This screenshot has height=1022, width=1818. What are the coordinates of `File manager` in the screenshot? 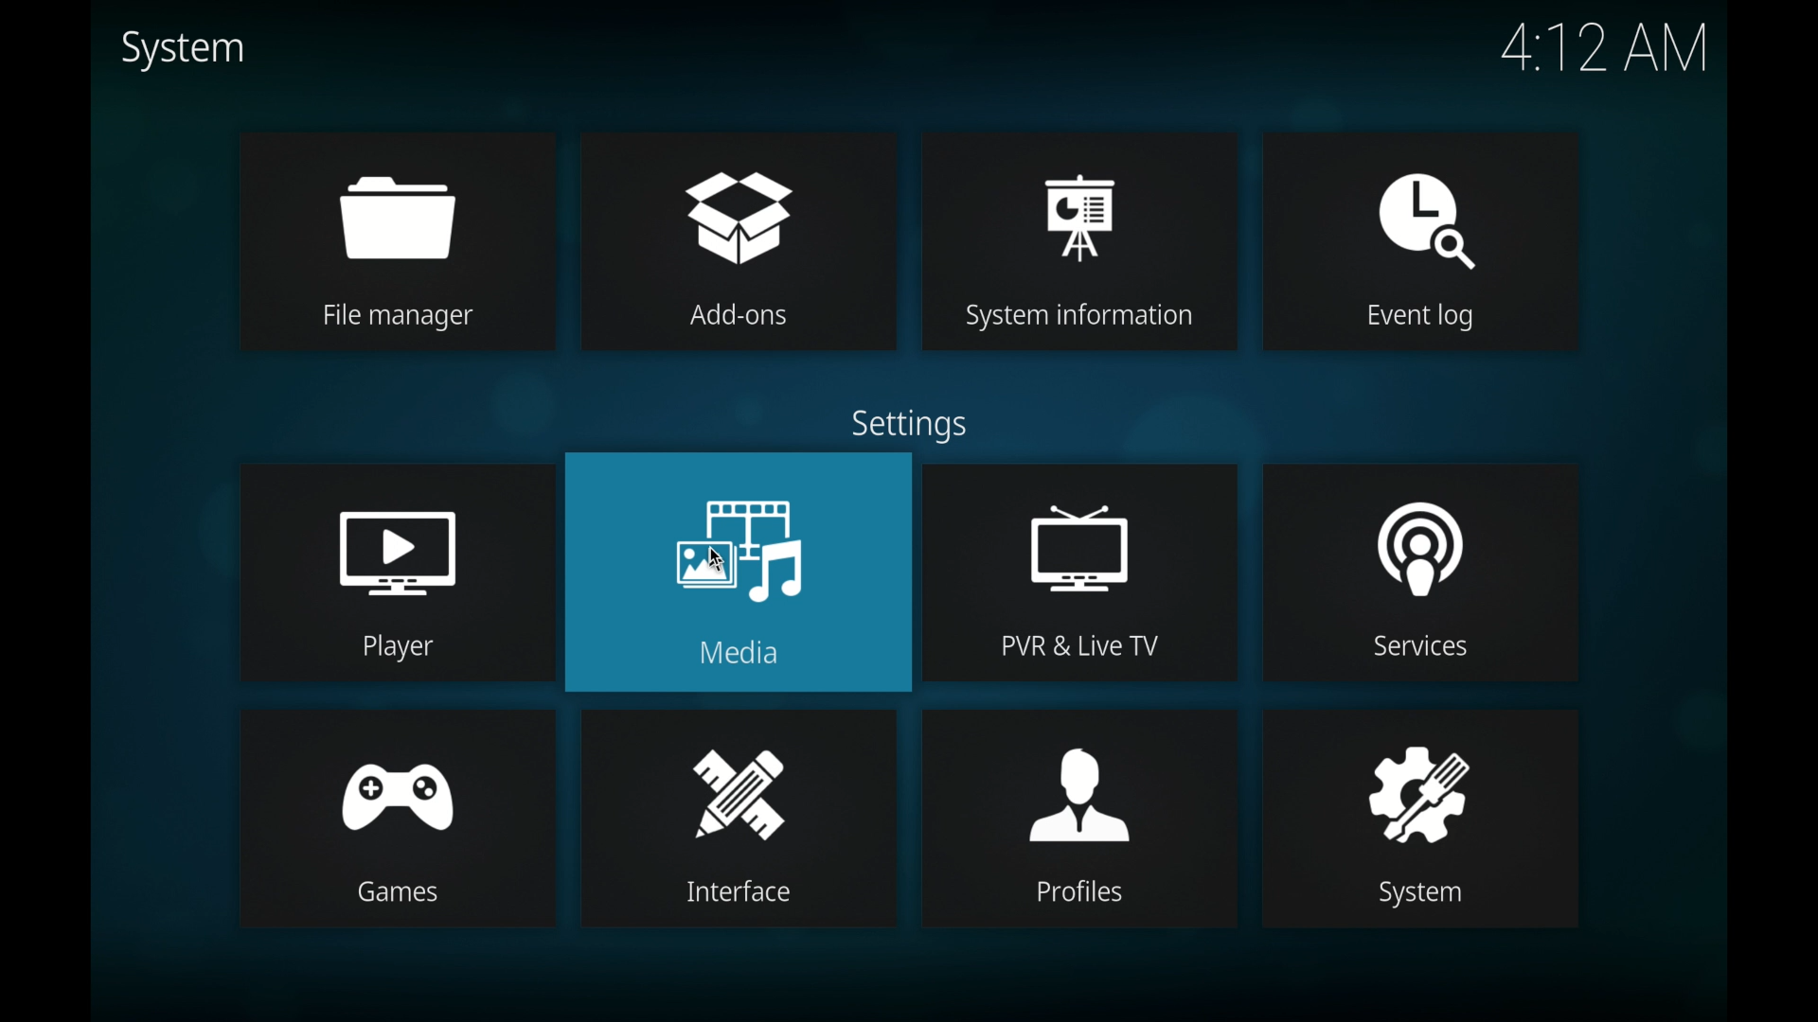 It's located at (406, 319).